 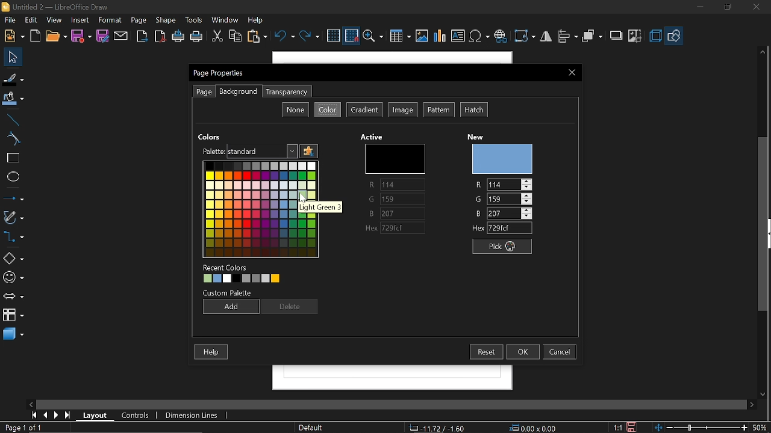 I want to click on G, so click(x=396, y=200).